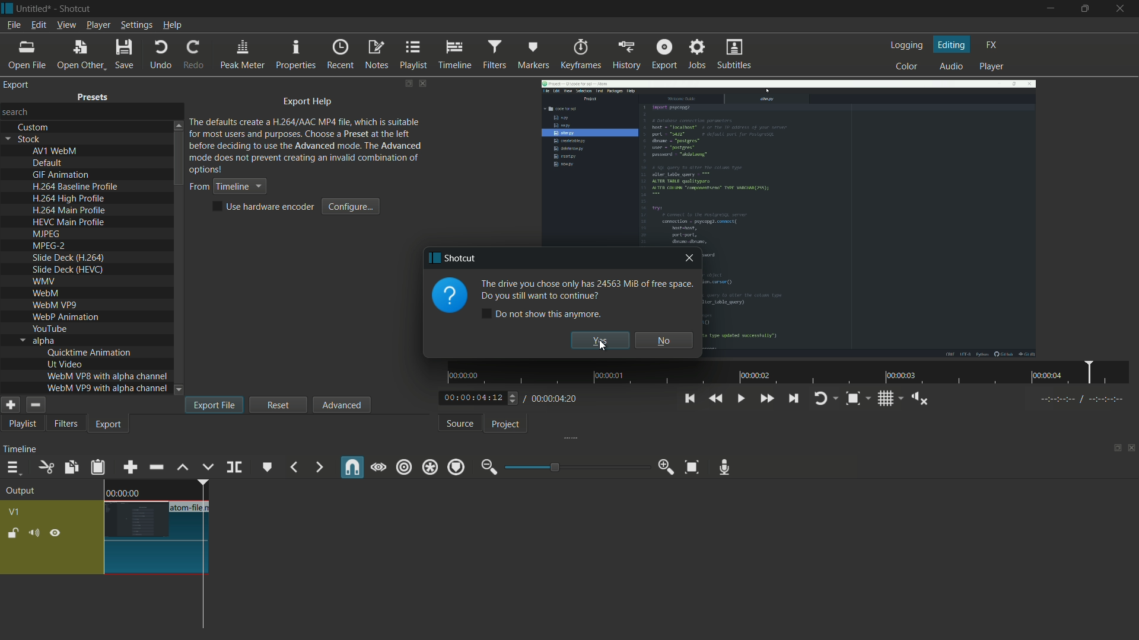  What do you see at coordinates (13, 25) in the screenshot?
I see `file menu` at bounding box center [13, 25].